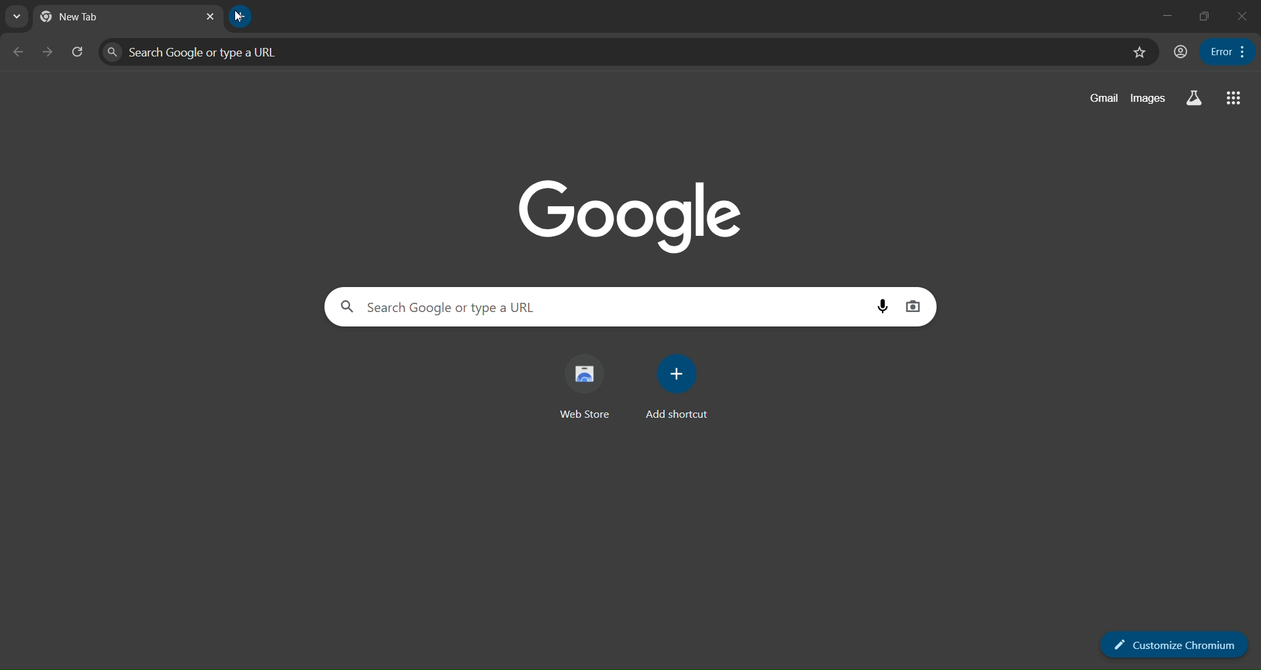 The image size is (1261, 670). What do you see at coordinates (1149, 99) in the screenshot?
I see `google images` at bounding box center [1149, 99].